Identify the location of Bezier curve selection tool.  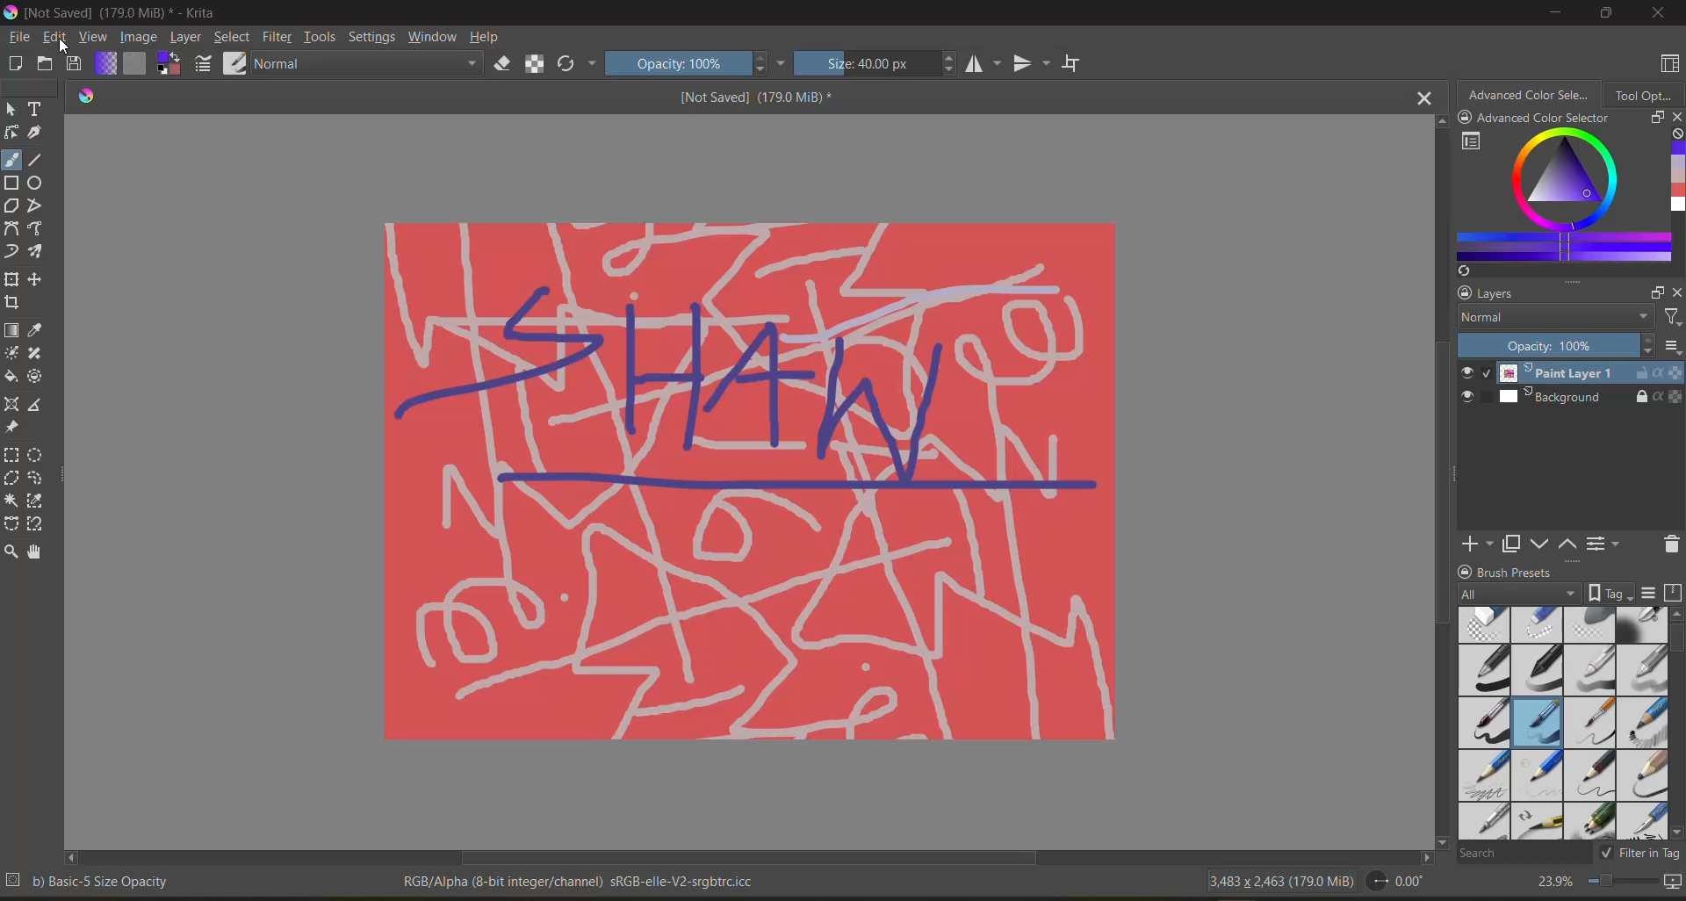
(13, 524).